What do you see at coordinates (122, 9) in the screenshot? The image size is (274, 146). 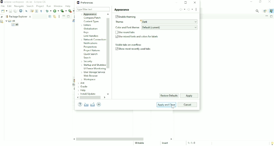 I see `Appearance` at bounding box center [122, 9].